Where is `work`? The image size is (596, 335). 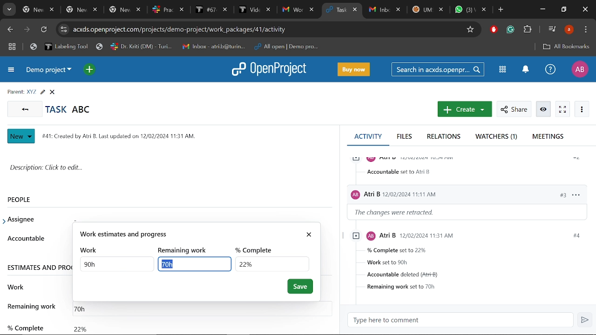 work is located at coordinates (16, 286).